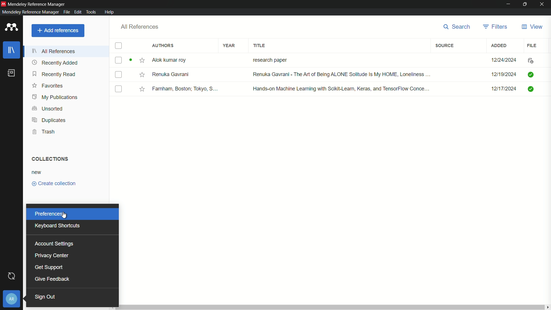 This screenshot has width=551, height=310. What do you see at coordinates (48, 108) in the screenshot?
I see `unsorted` at bounding box center [48, 108].